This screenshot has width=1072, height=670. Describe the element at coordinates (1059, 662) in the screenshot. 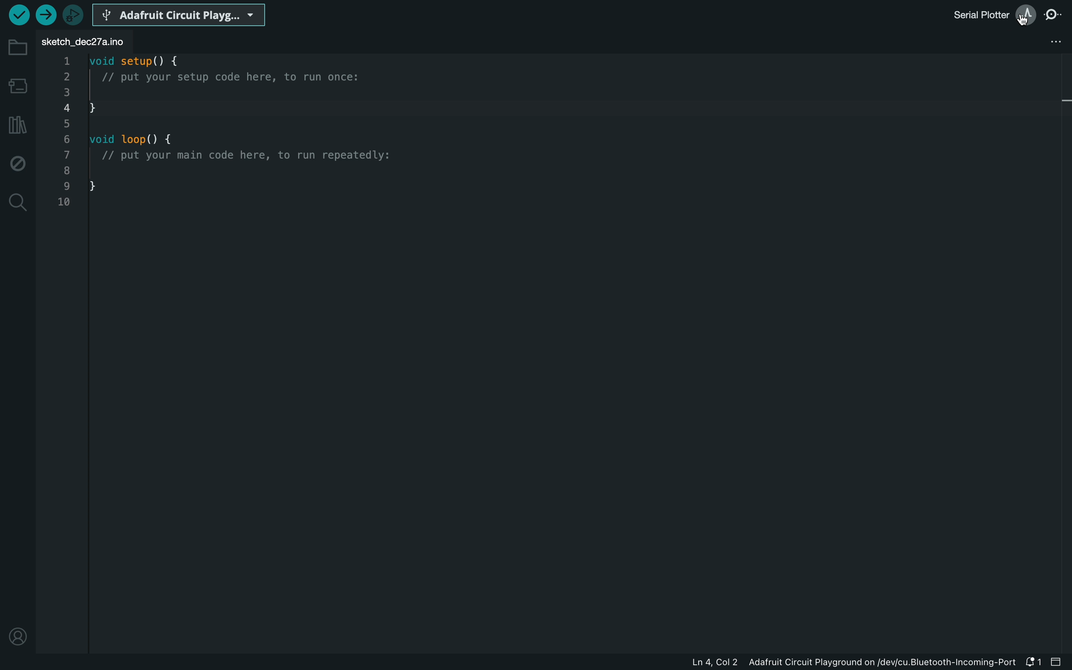

I see `close slide bar` at that location.